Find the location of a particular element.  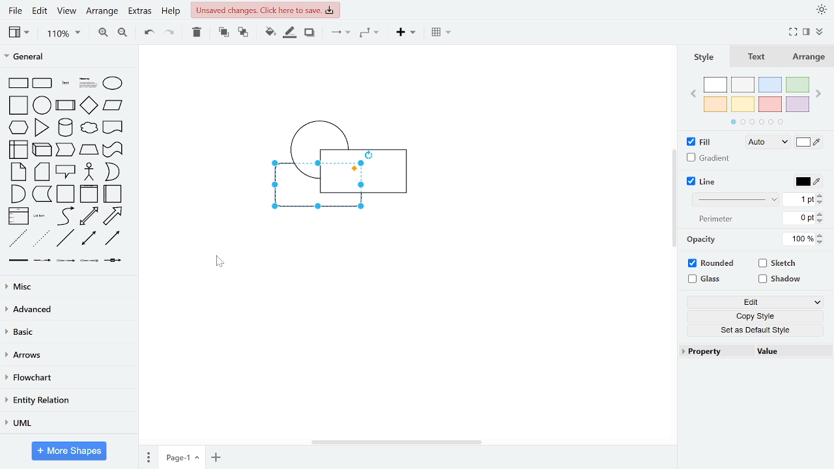

link is located at coordinates (17, 260).